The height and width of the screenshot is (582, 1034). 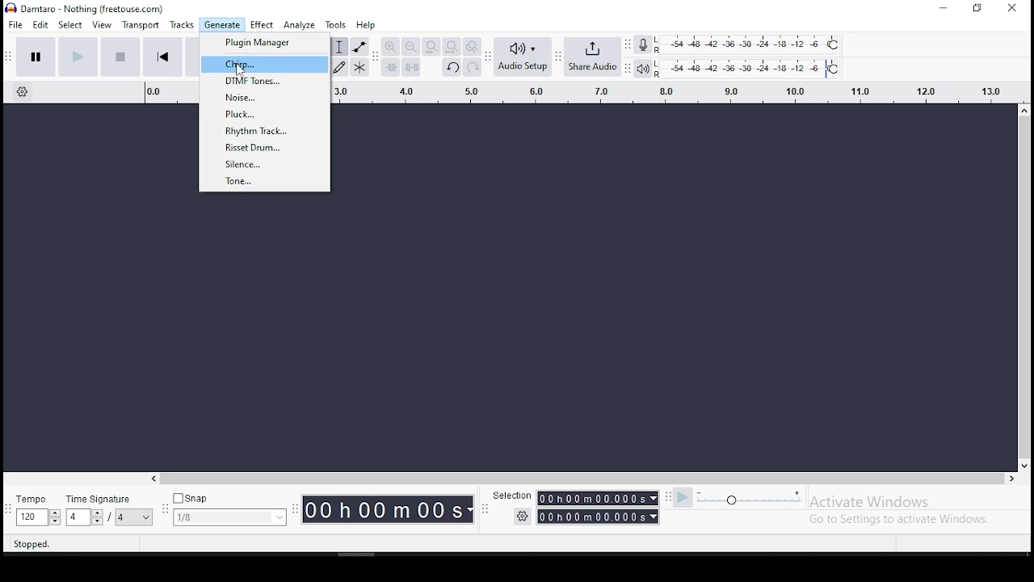 I want to click on playback meter, so click(x=645, y=68).